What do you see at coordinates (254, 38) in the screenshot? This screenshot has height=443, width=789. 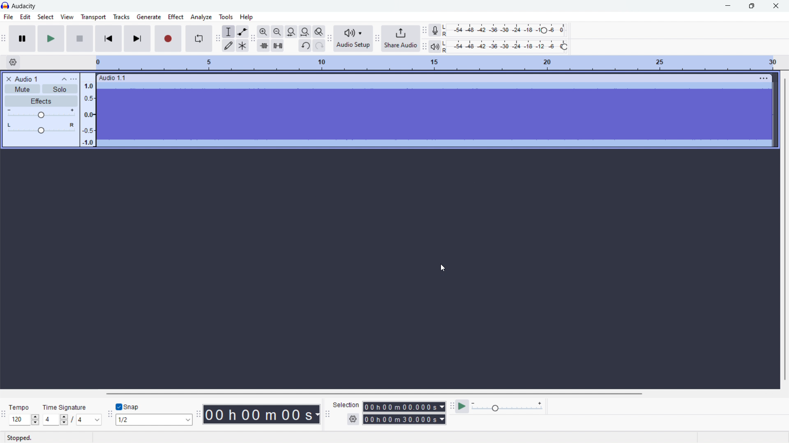 I see `edit toolbar` at bounding box center [254, 38].